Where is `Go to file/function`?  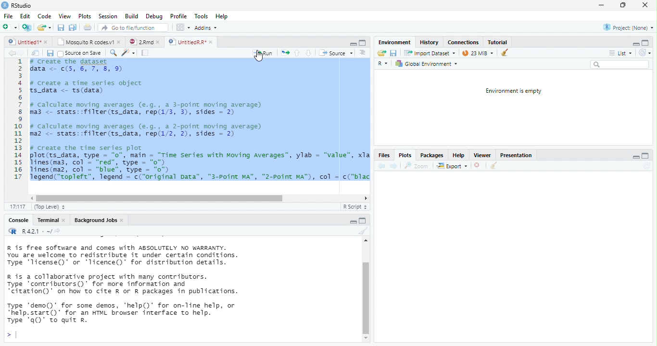
Go to file/function is located at coordinates (131, 27).